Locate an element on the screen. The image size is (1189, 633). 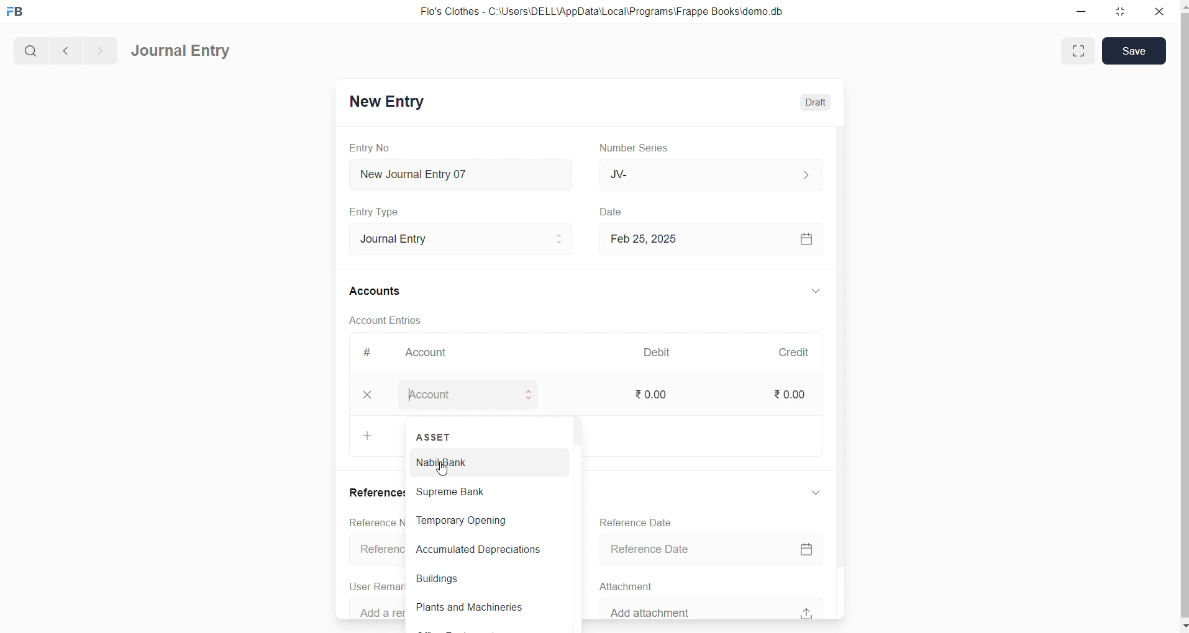
Credit is located at coordinates (799, 352).